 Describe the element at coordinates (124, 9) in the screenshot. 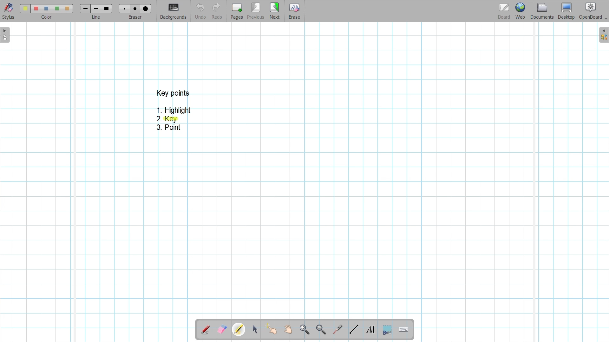

I see `Eraser 1` at that location.